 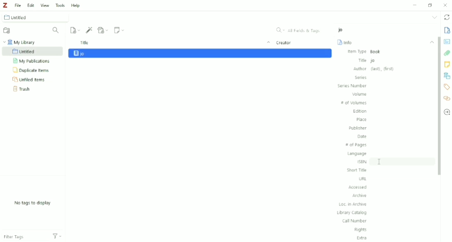 I want to click on Untitled, so click(x=34, y=17).